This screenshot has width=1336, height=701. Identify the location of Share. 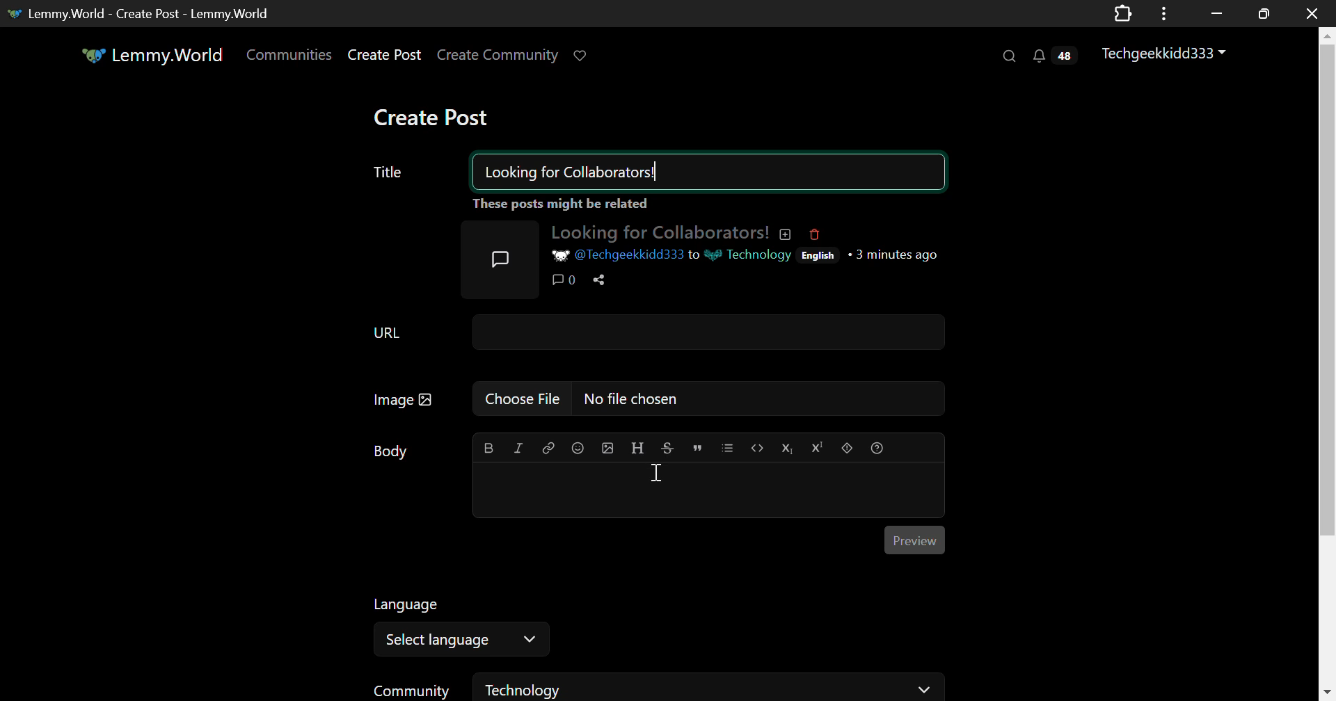
(598, 280).